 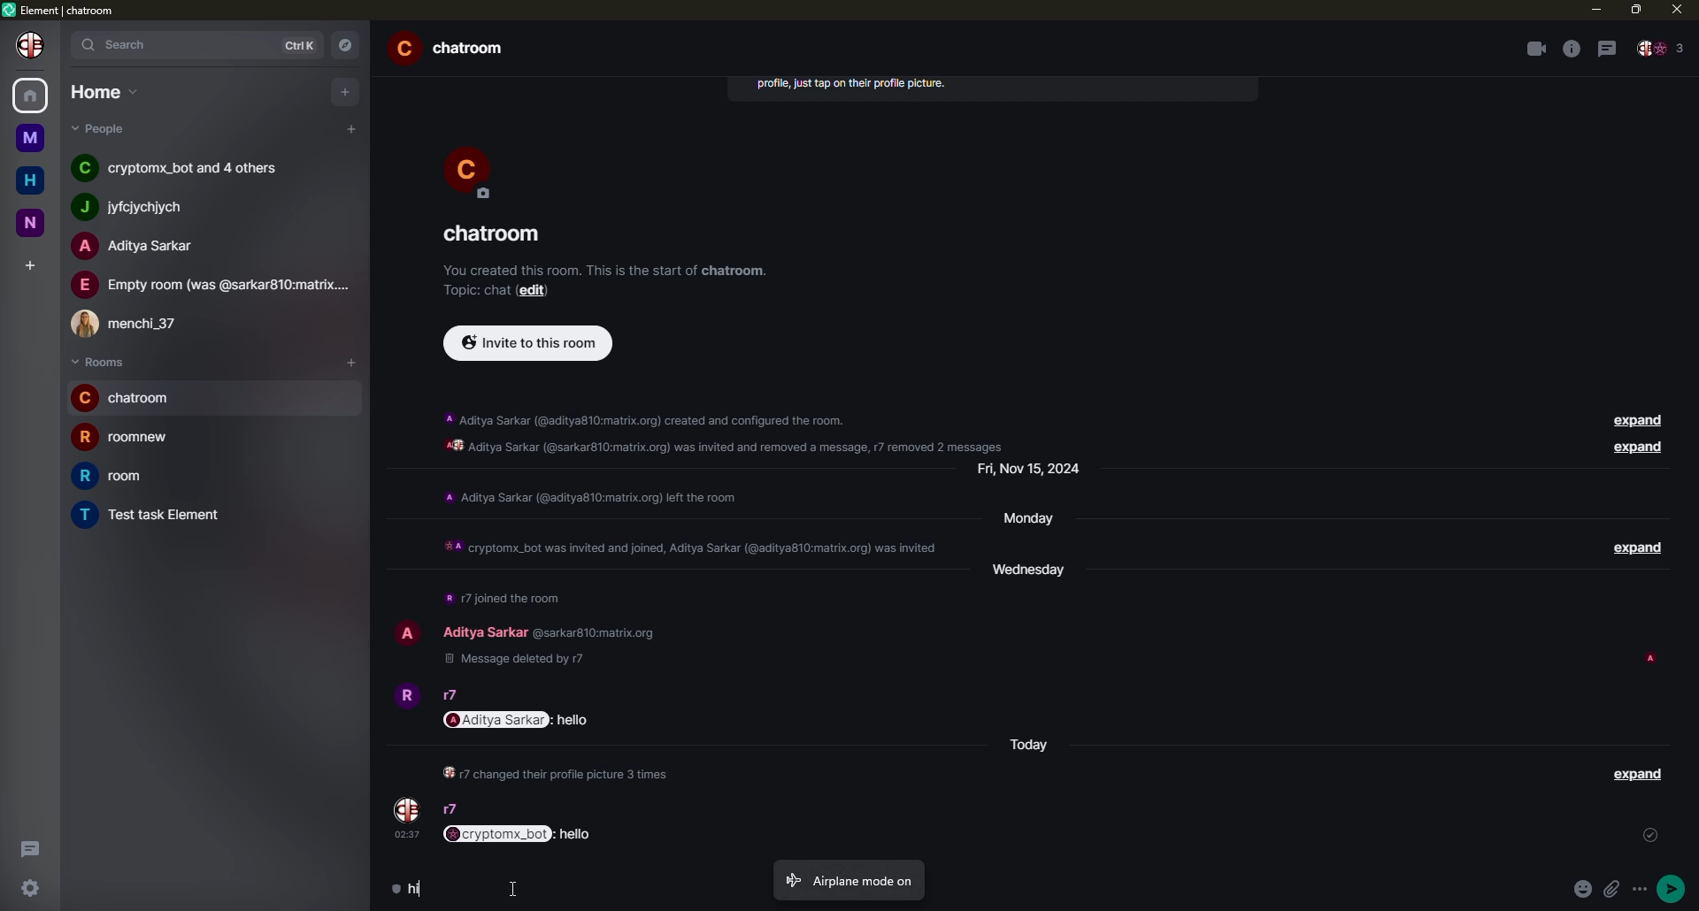 What do you see at coordinates (128, 438) in the screenshot?
I see `room` at bounding box center [128, 438].